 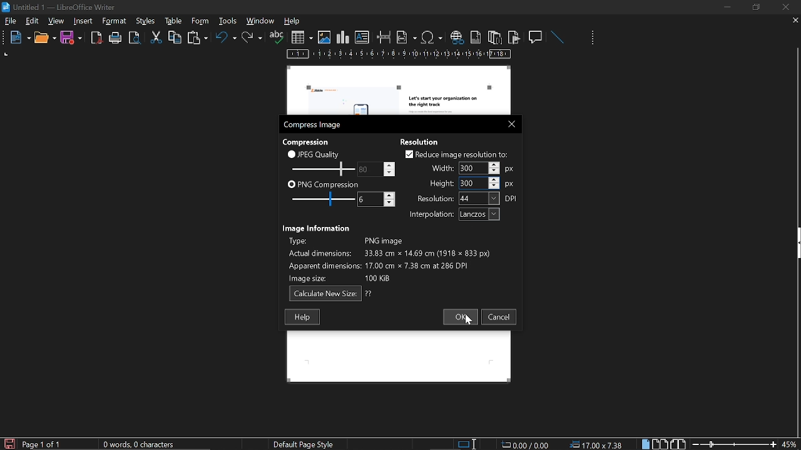 I want to click on open, so click(x=44, y=38).